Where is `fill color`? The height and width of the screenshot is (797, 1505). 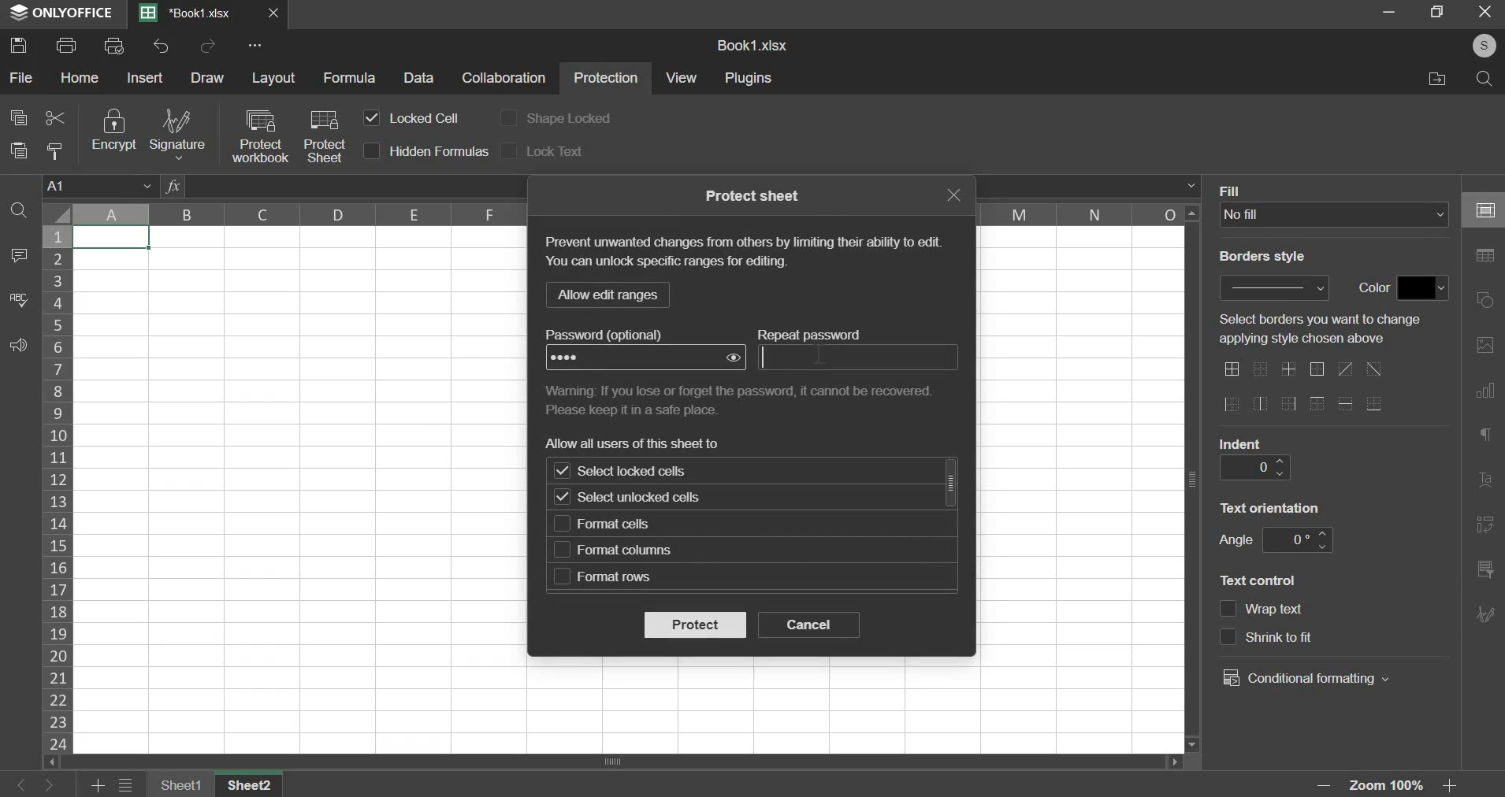 fill color is located at coordinates (1423, 287).